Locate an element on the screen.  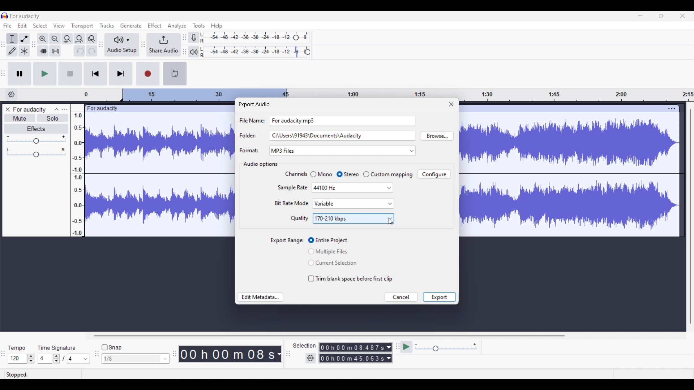
File menu is located at coordinates (8, 25).